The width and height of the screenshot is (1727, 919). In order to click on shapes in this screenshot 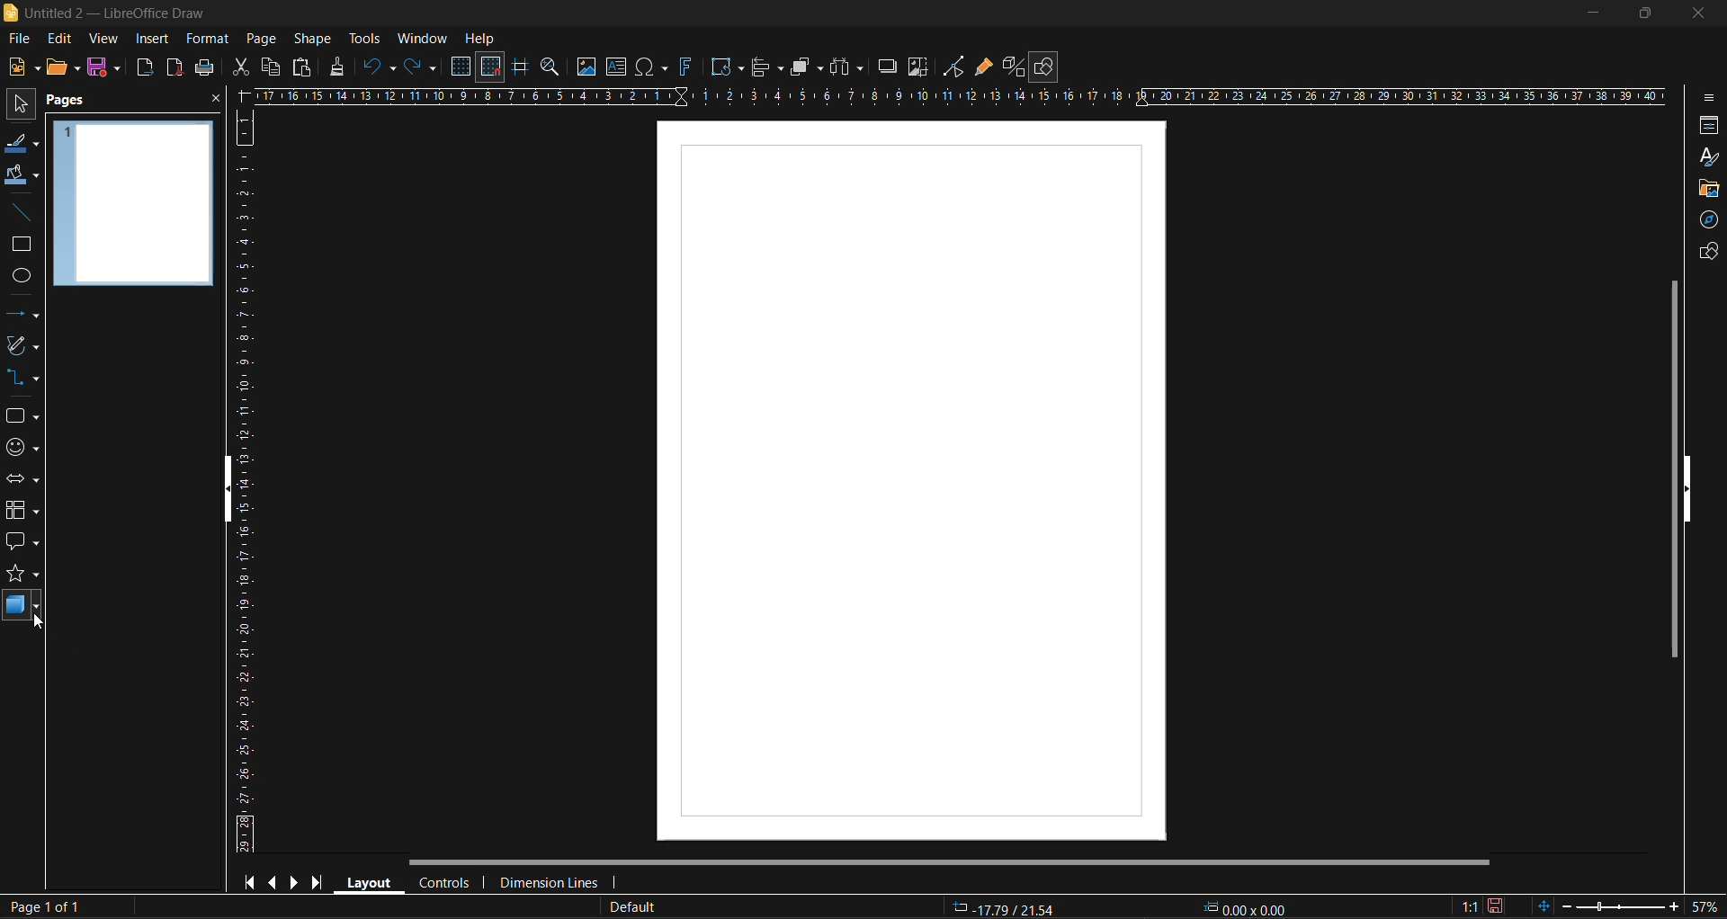, I will do `click(21, 416)`.